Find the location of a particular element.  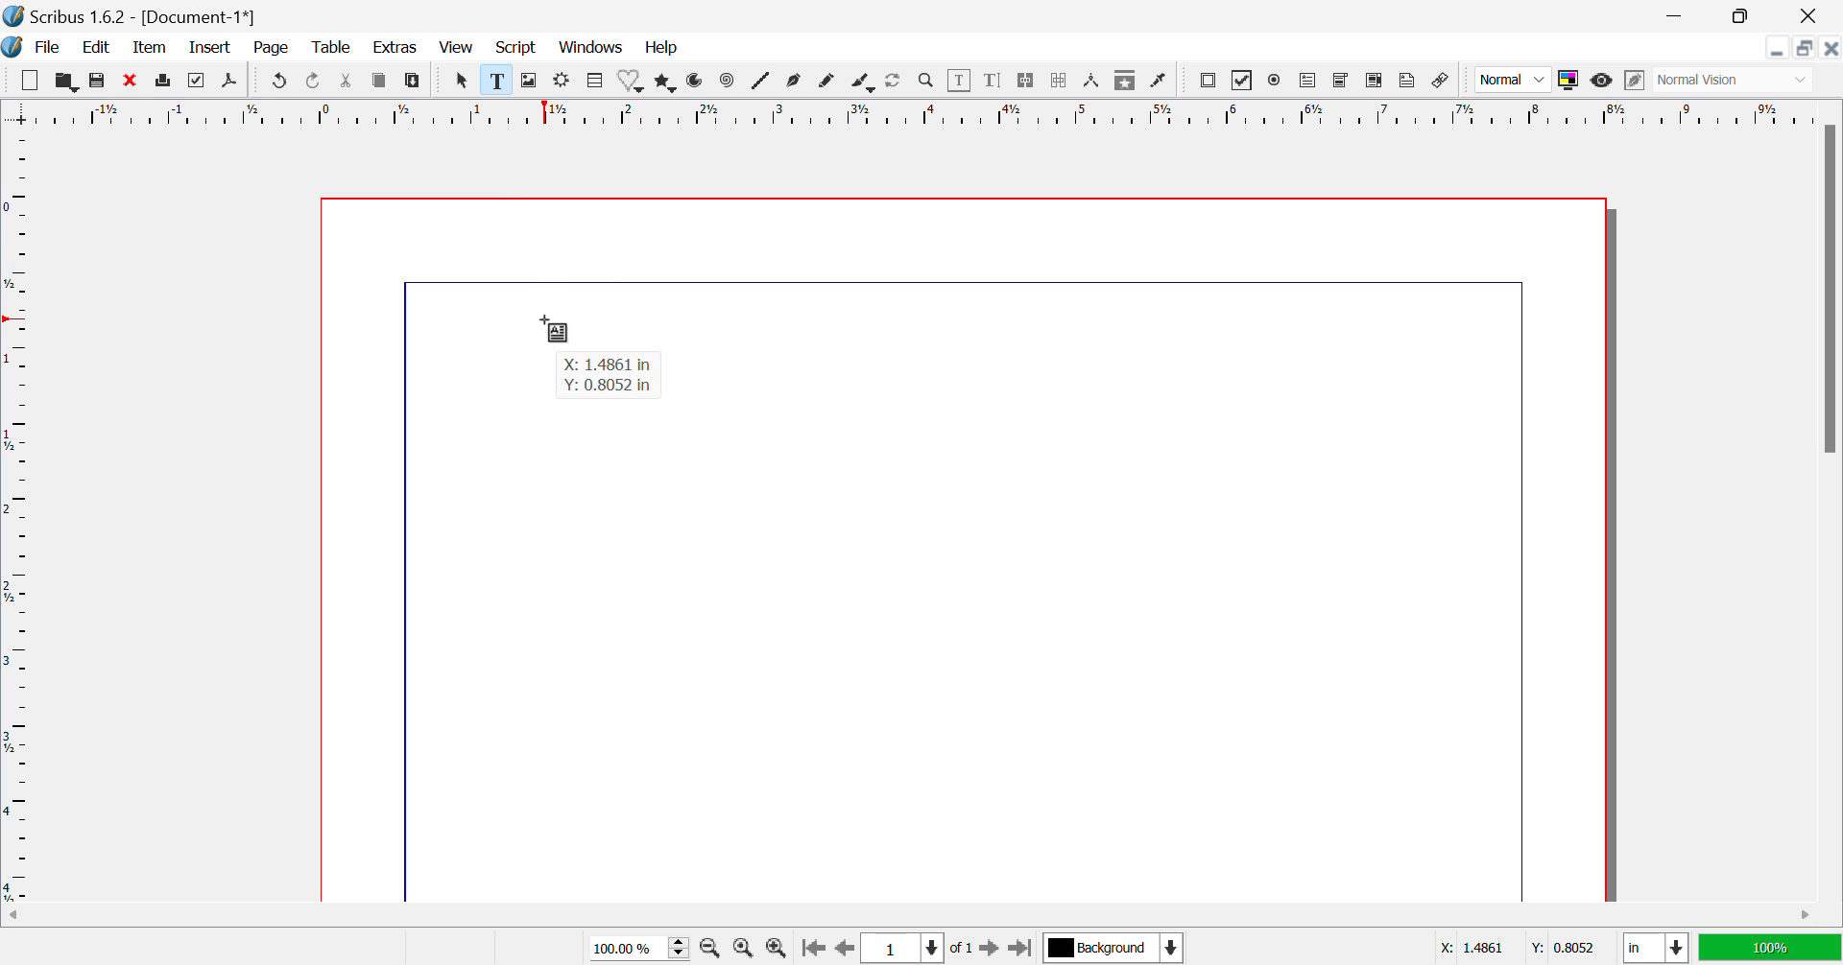

Undo is located at coordinates (277, 82).